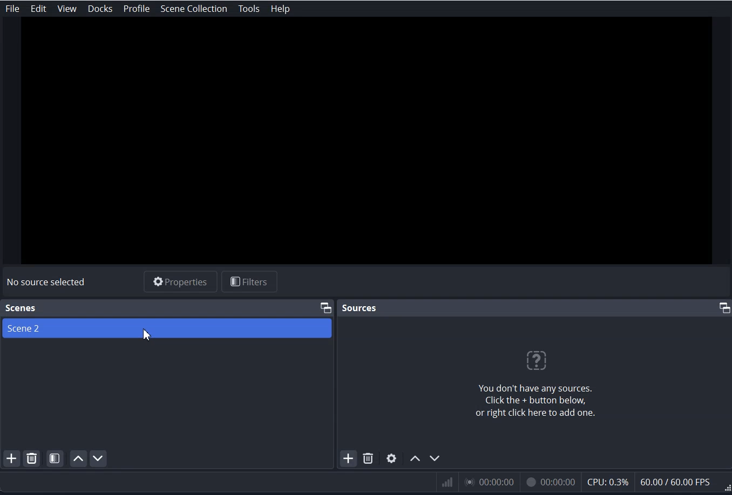  What do you see at coordinates (250, 281) in the screenshot?
I see `Filters` at bounding box center [250, 281].